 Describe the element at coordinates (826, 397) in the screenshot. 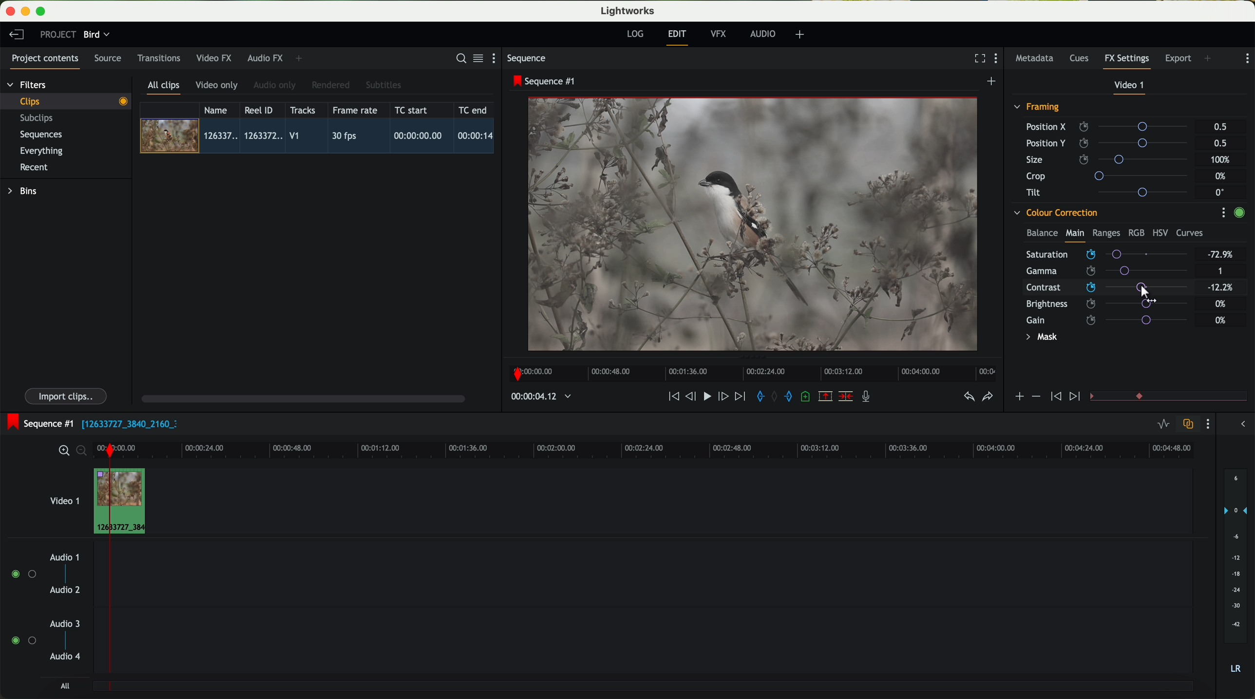

I see `remove the marked section` at that location.